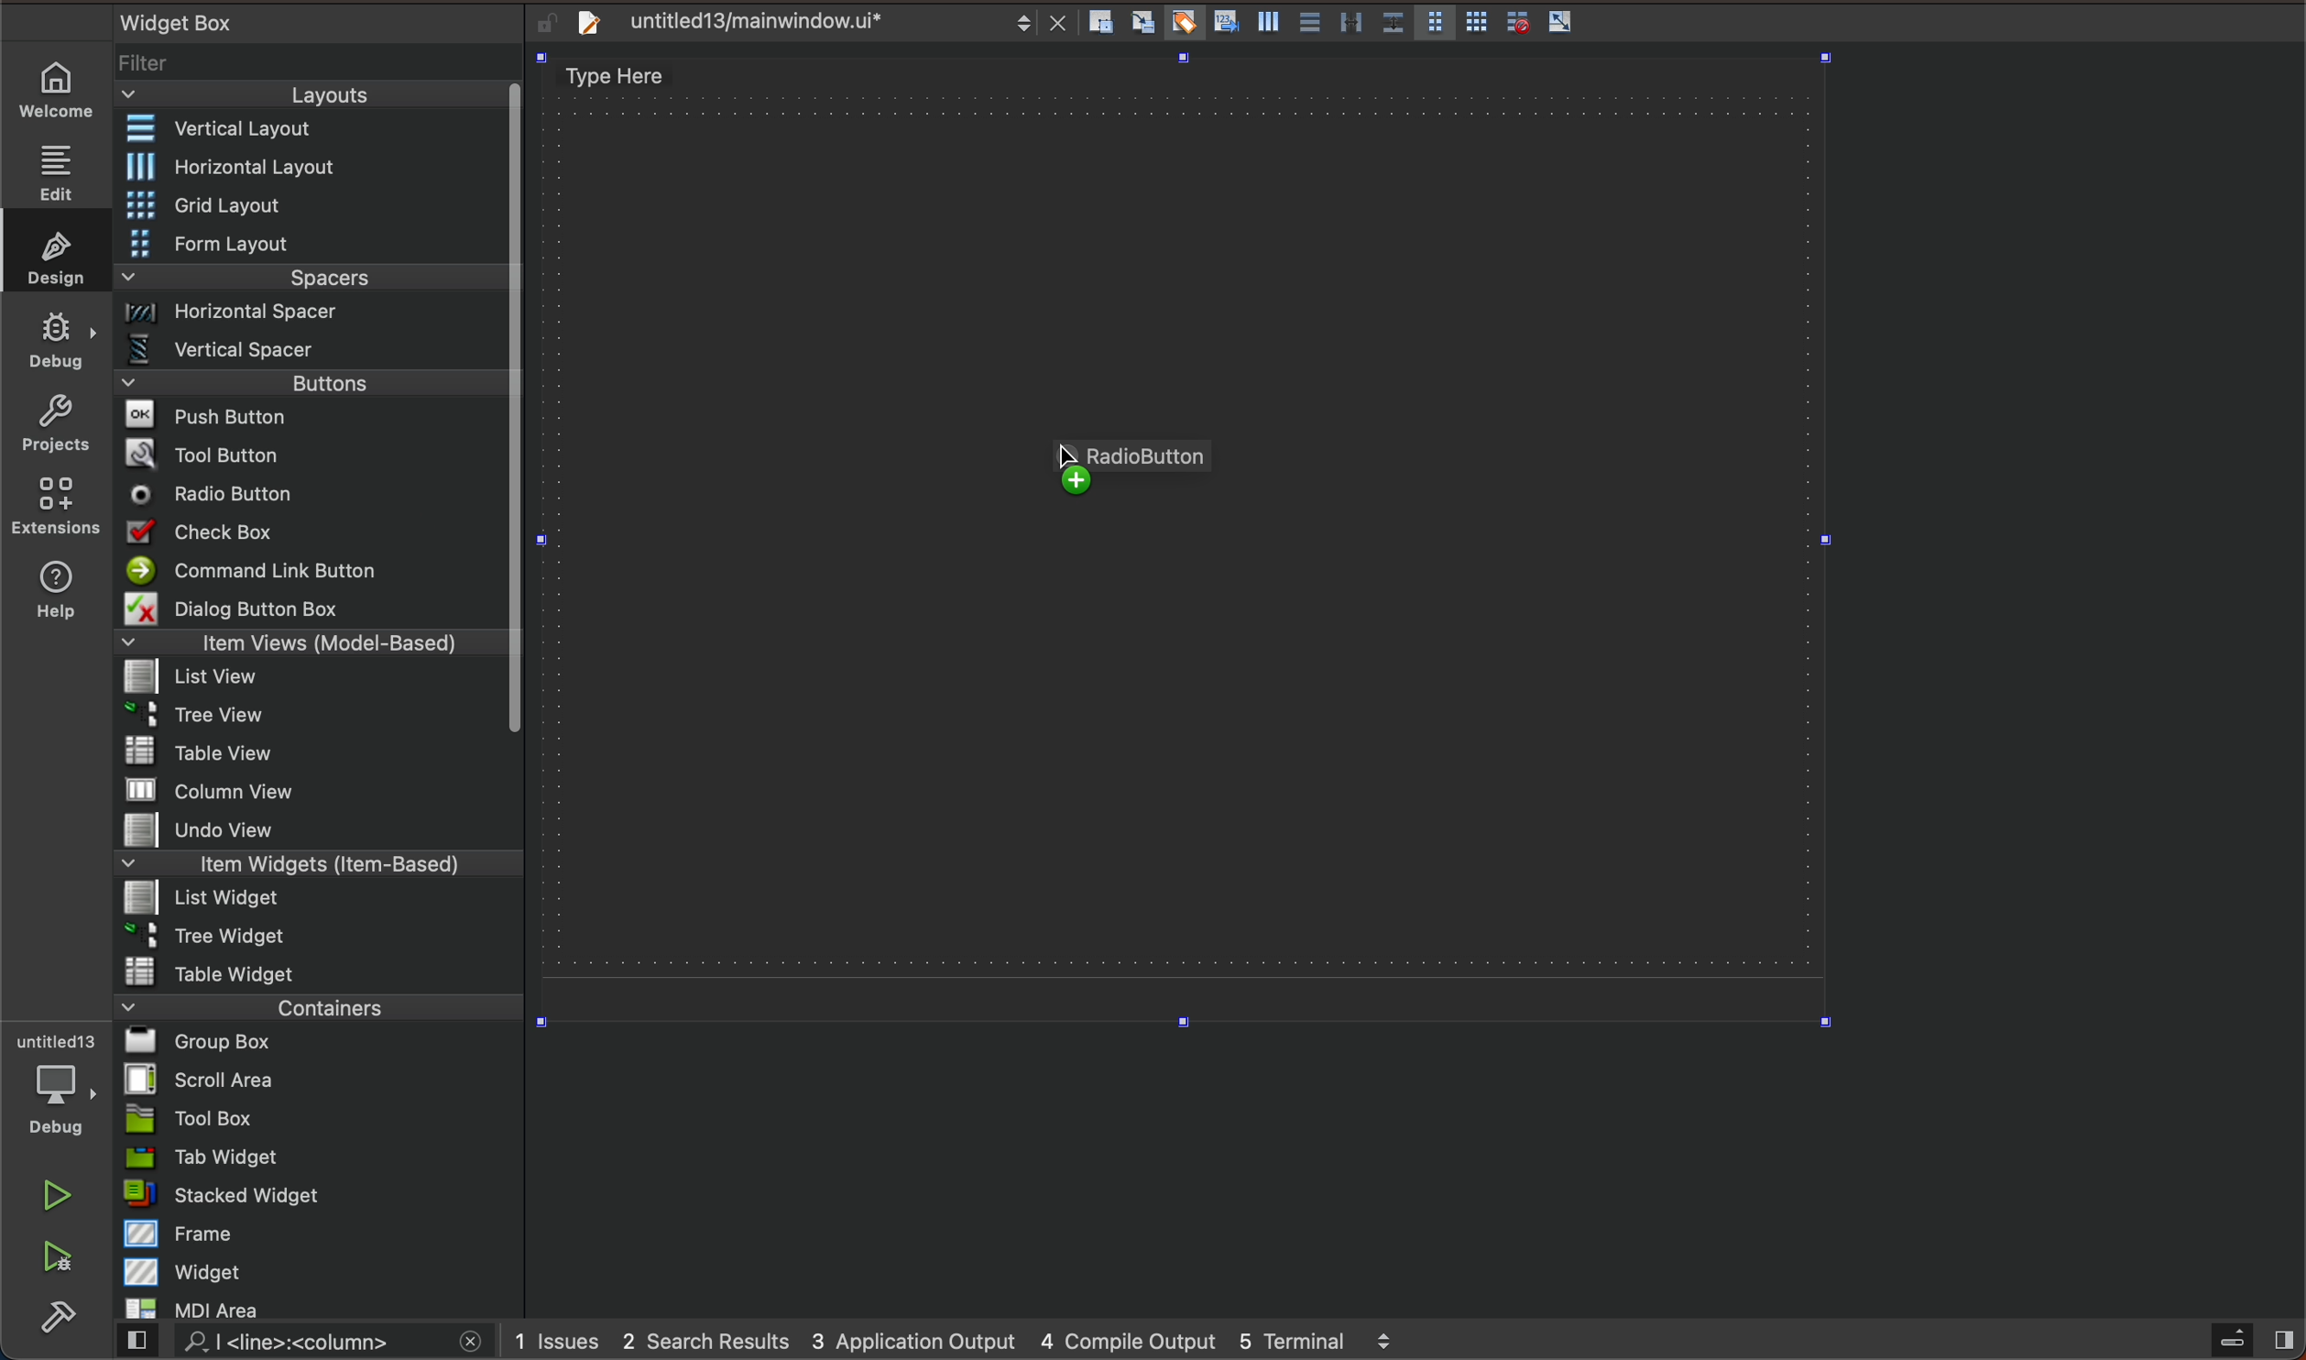  I want to click on , so click(312, 901).